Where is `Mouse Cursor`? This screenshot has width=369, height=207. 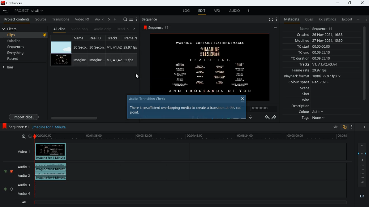 Mouse Cursor is located at coordinates (138, 76).